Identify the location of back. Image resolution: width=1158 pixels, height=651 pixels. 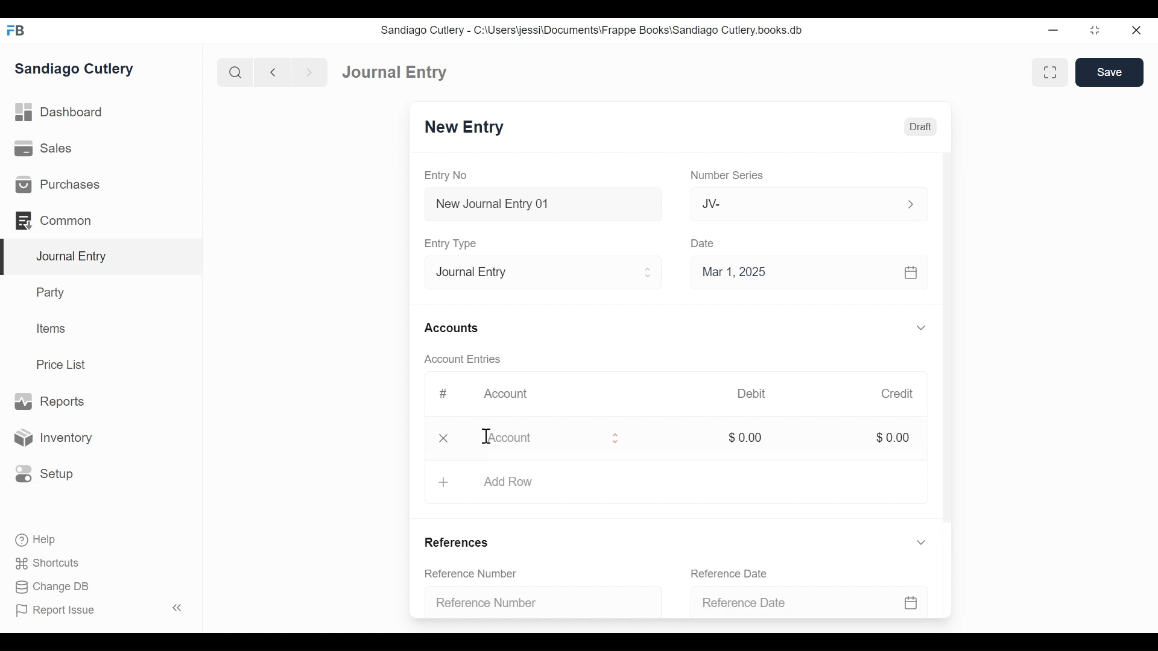
(273, 71).